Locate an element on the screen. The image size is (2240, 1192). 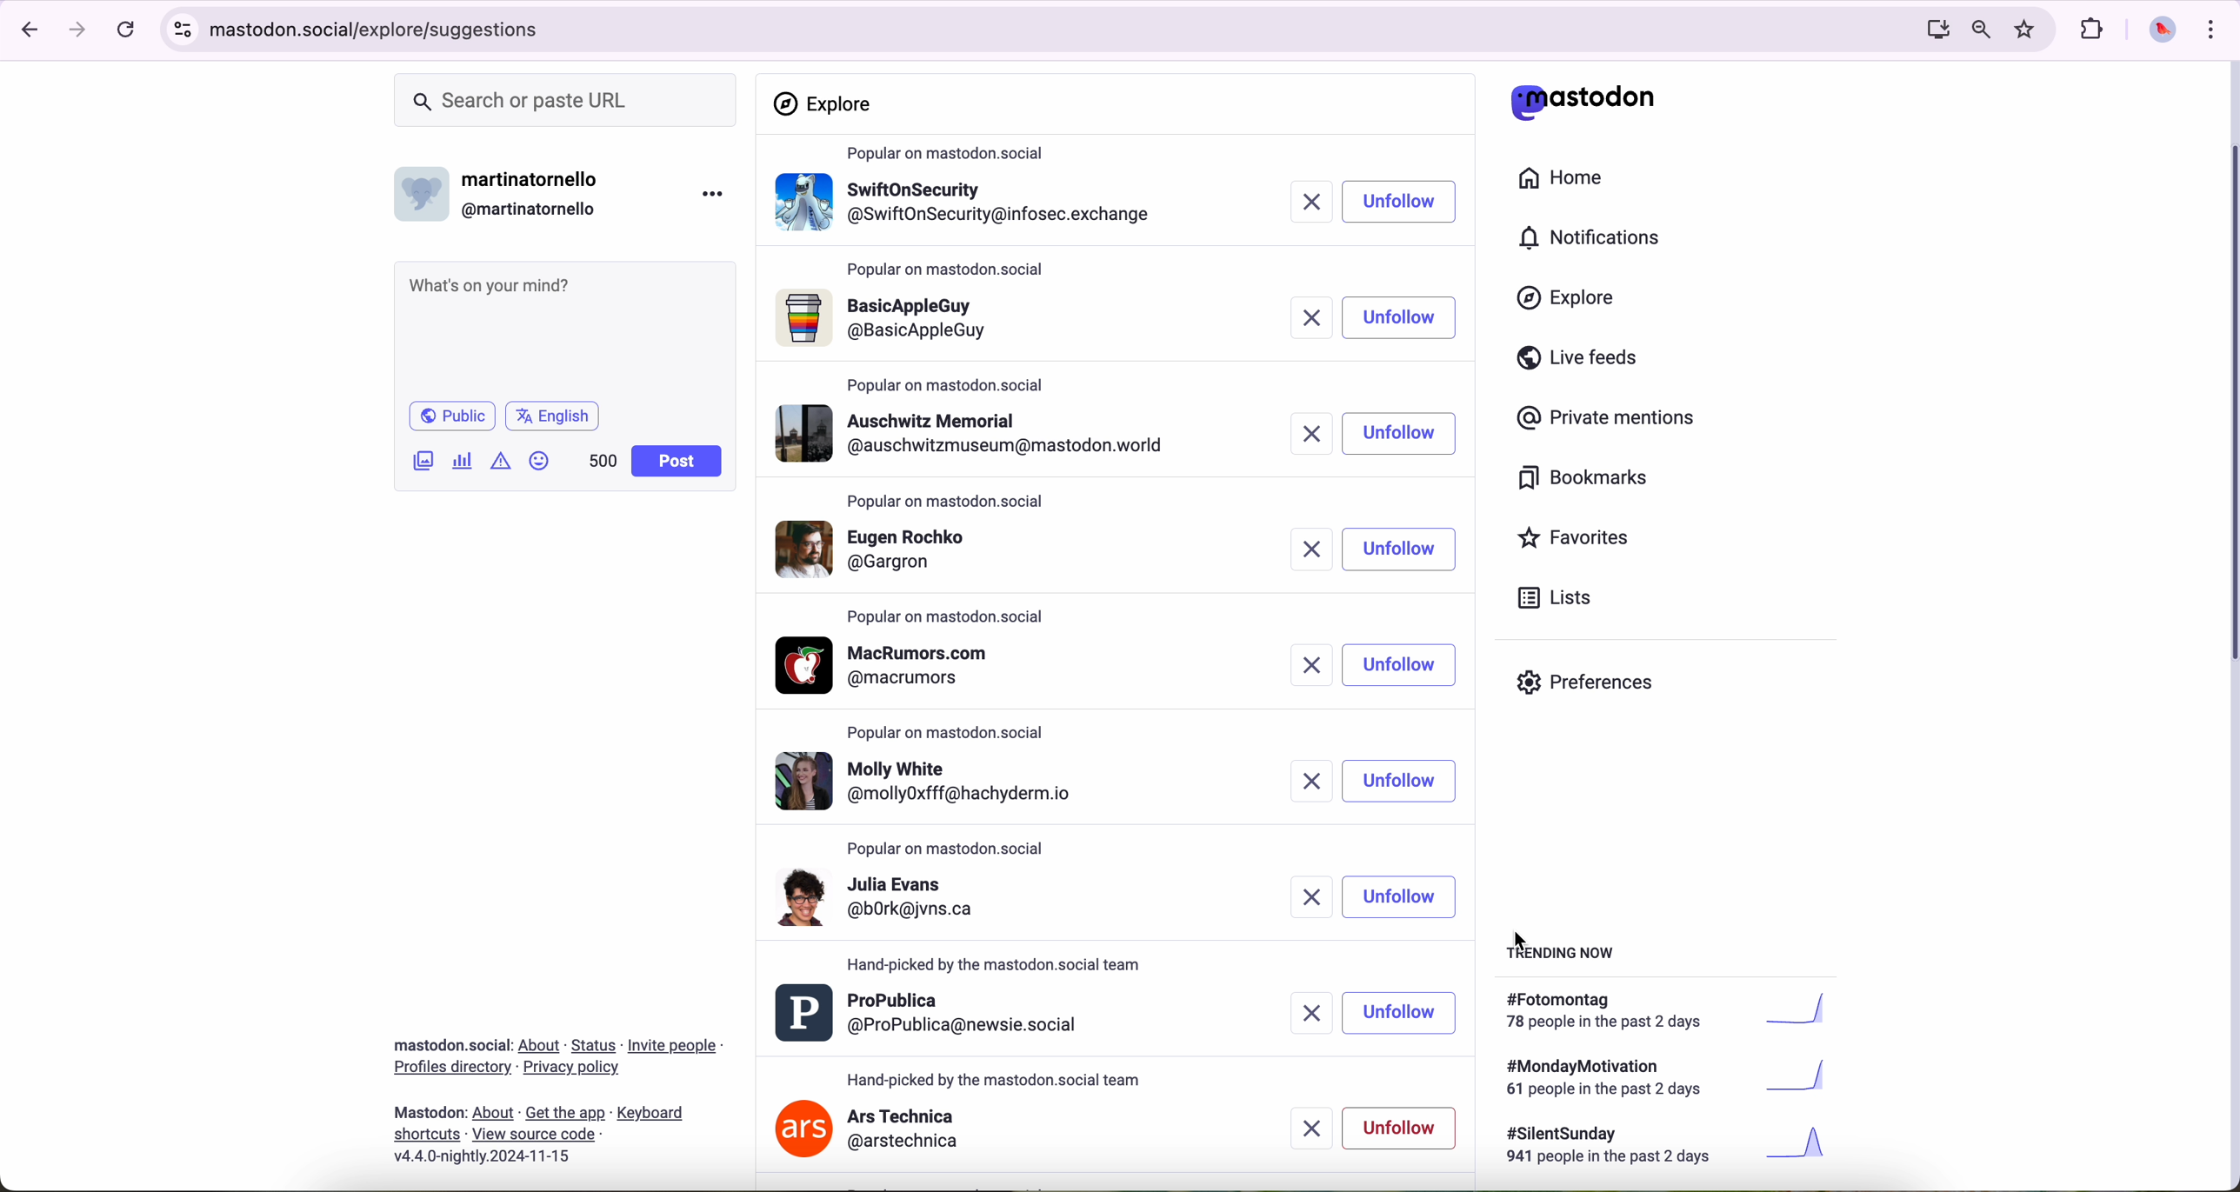
popular on mastodon.social is located at coordinates (948, 382).